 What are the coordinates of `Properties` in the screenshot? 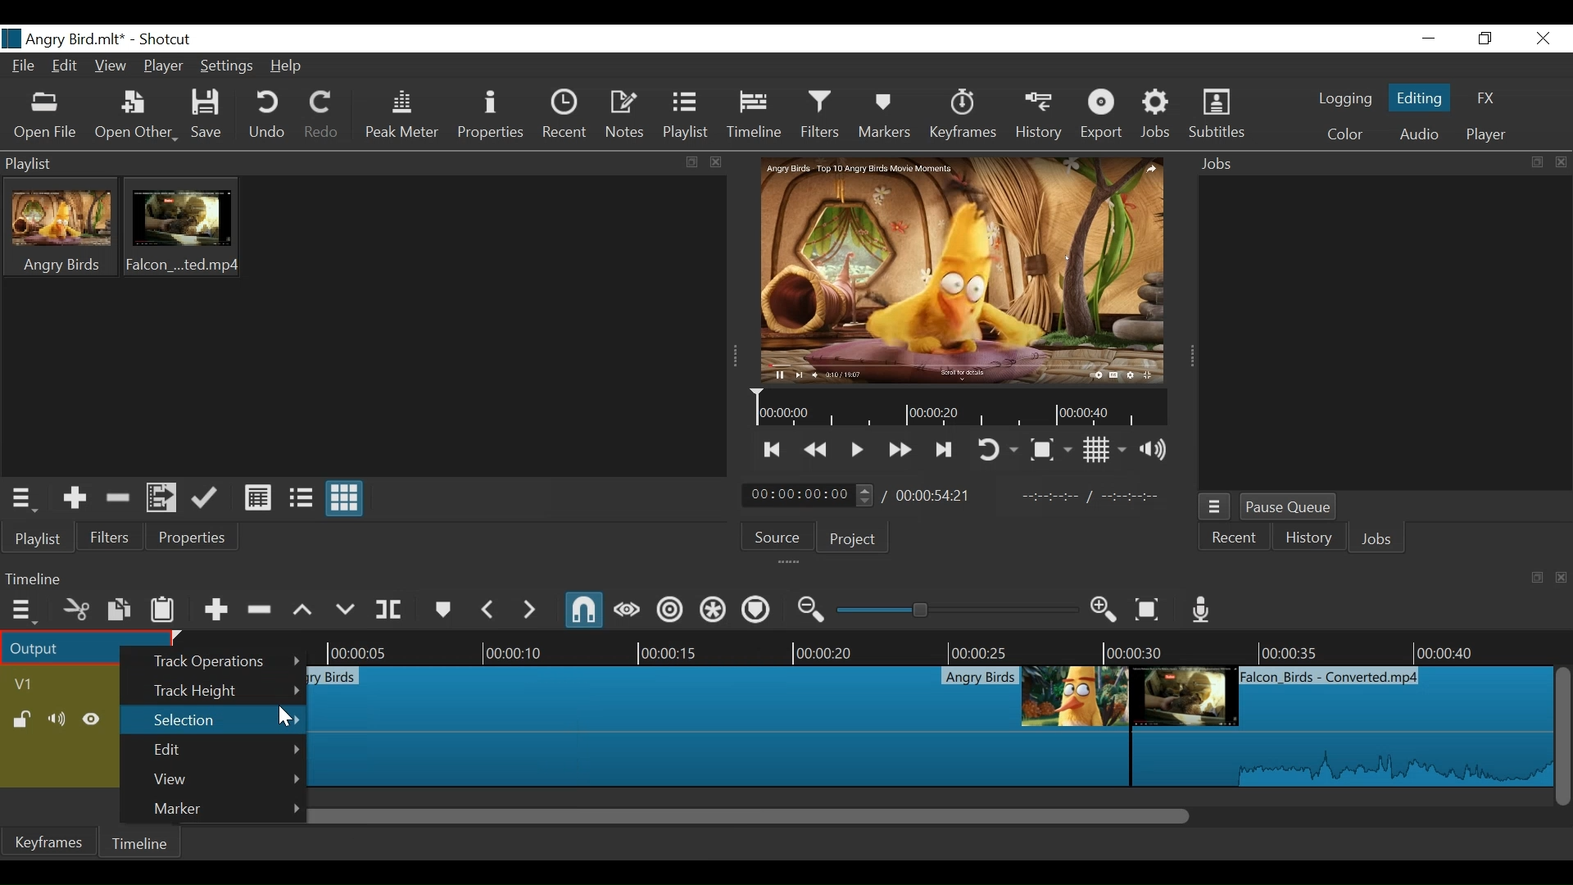 It's located at (189, 538).